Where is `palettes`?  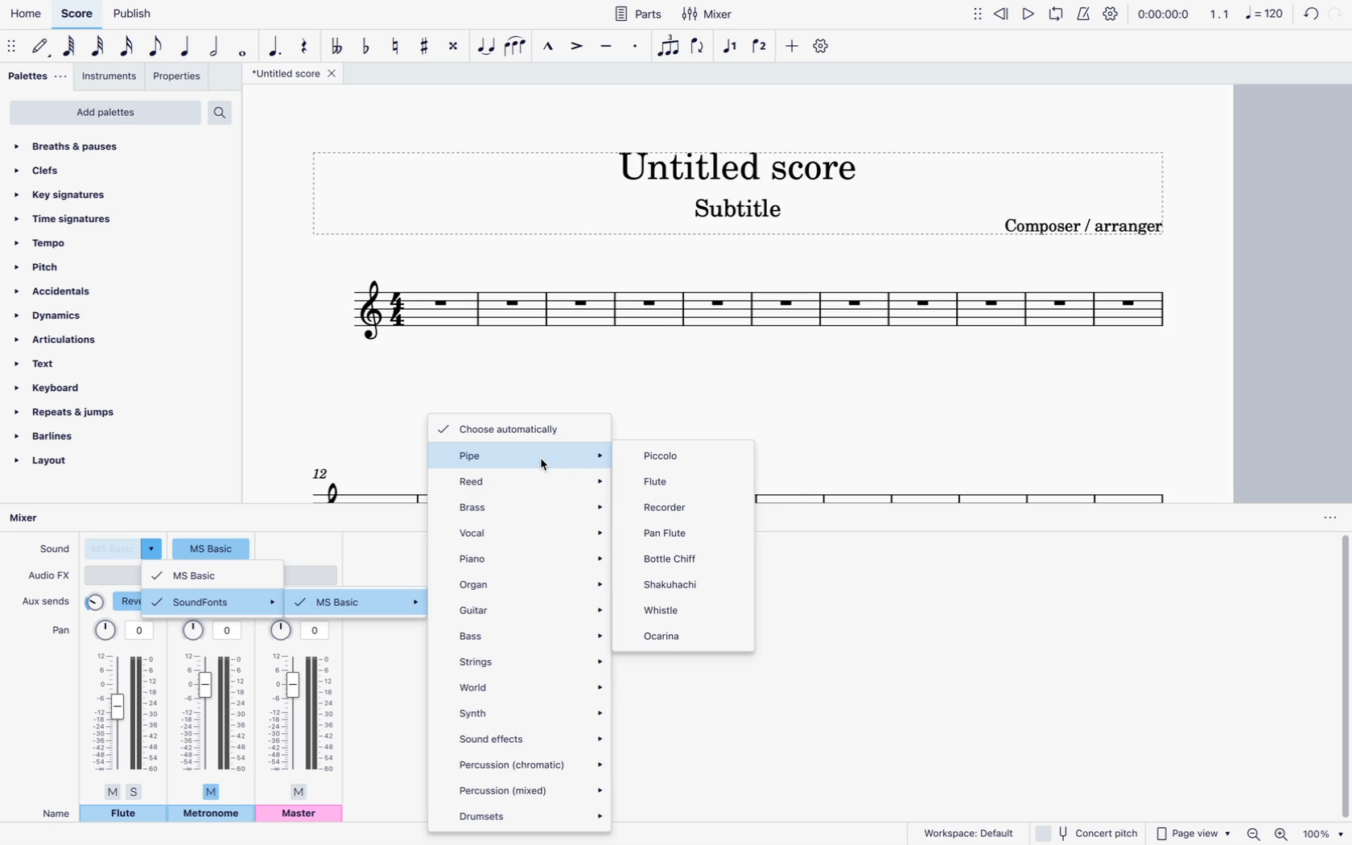
palettes is located at coordinates (38, 79).